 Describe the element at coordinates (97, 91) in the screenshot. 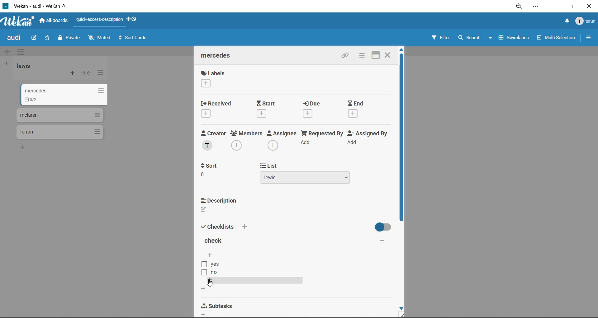

I see `list actions` at that location.